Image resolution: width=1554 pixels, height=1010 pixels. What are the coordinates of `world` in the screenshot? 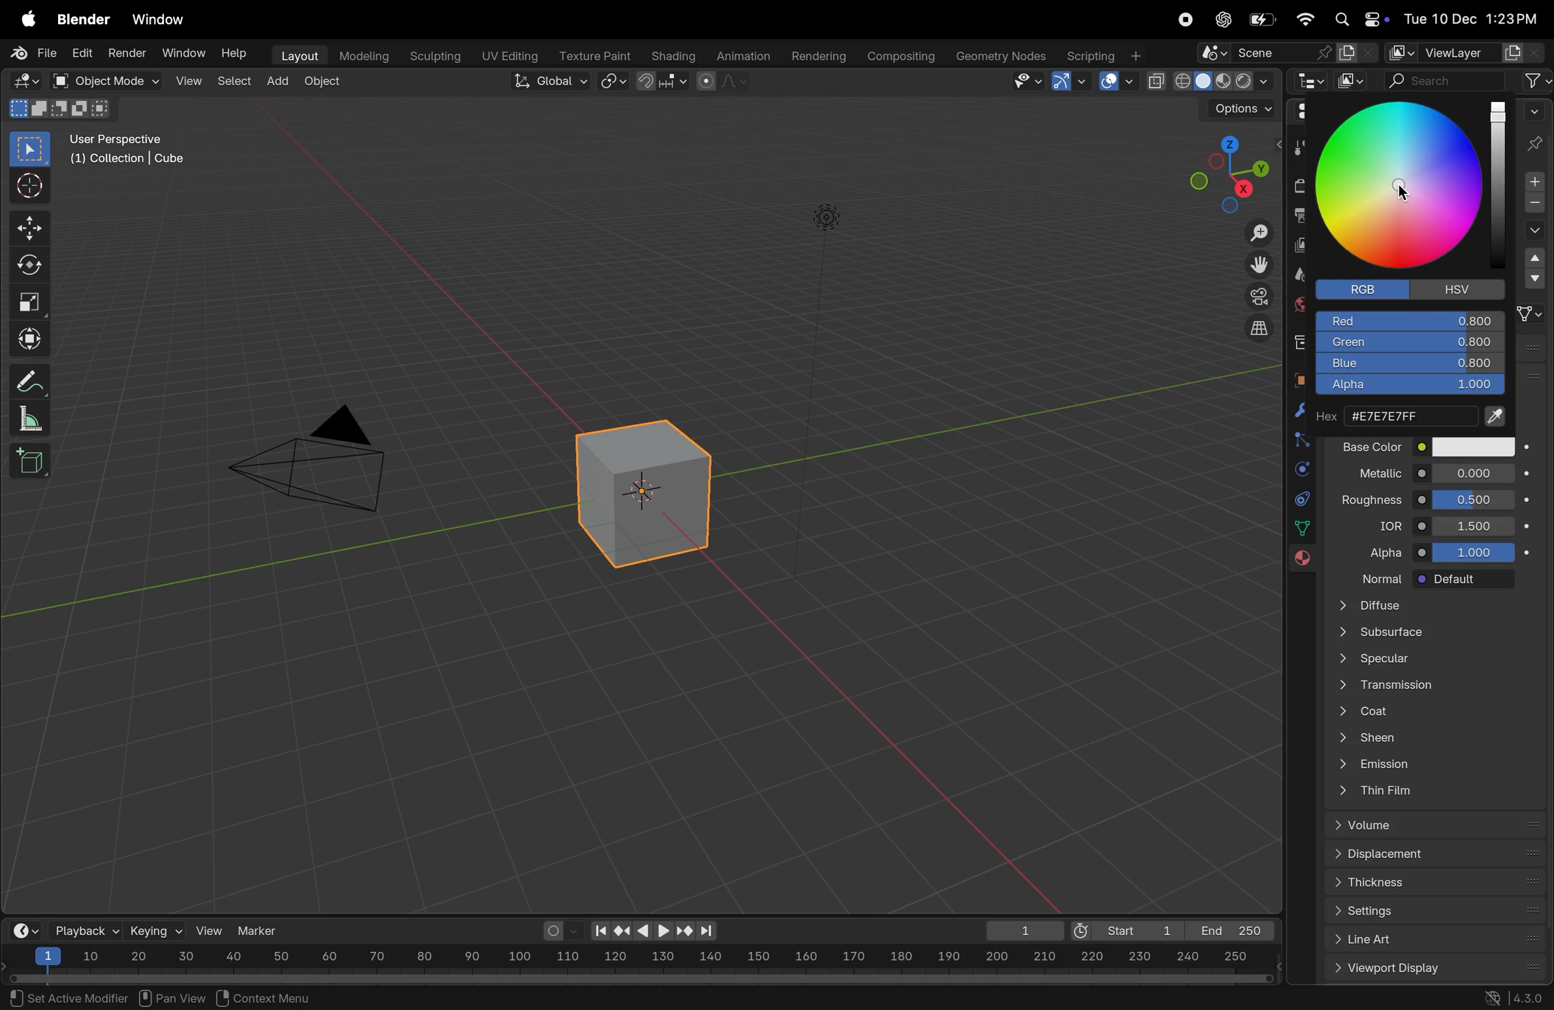 It's located at (1299, 303).